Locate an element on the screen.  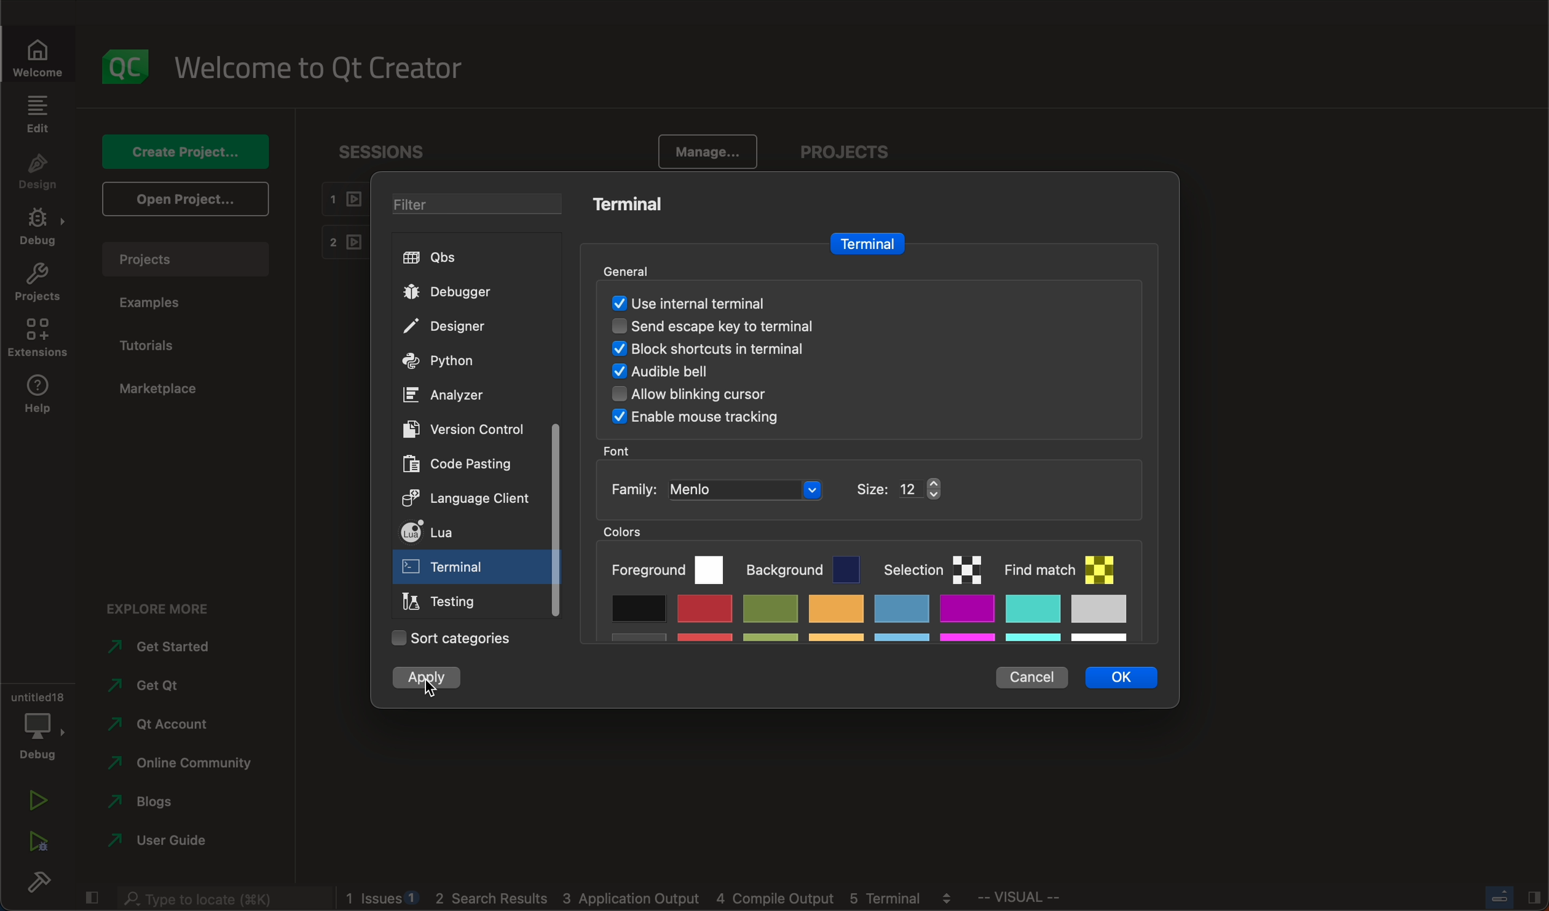
get qt is located at coordinates (178, 685).